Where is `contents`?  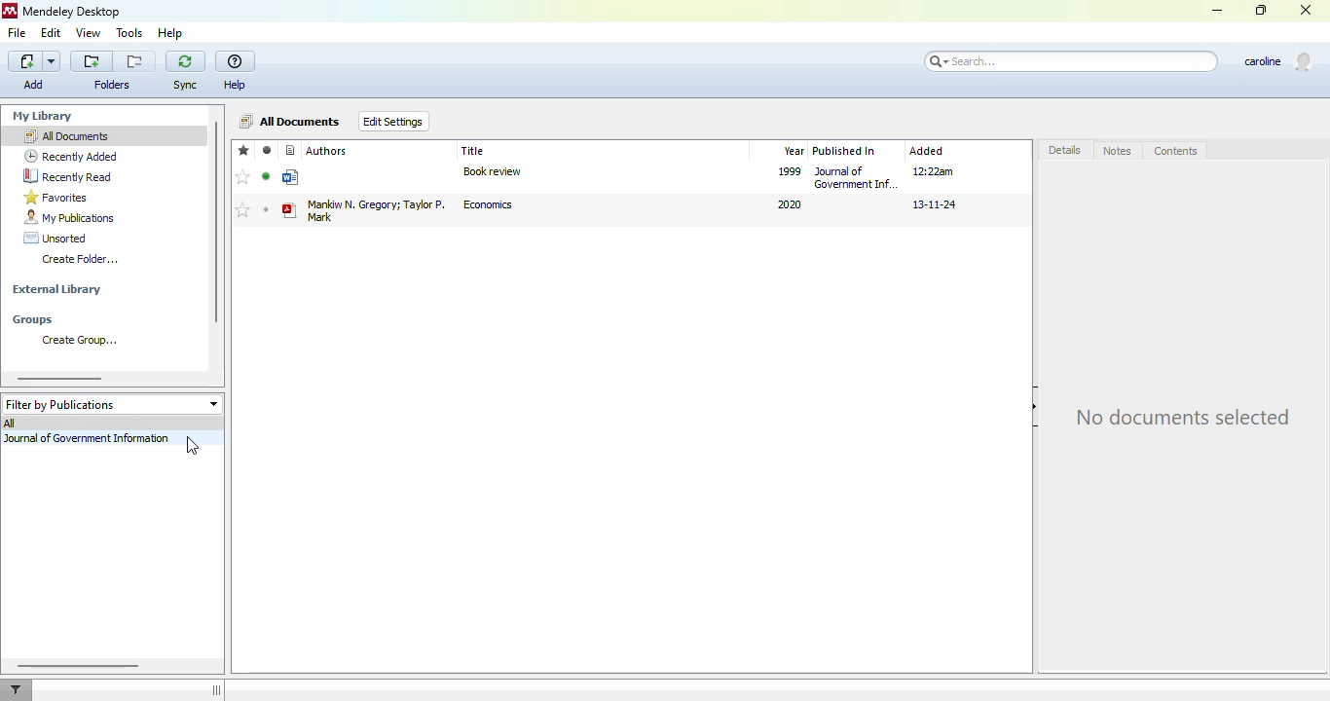 contents is located at coordinates (1176, 151).